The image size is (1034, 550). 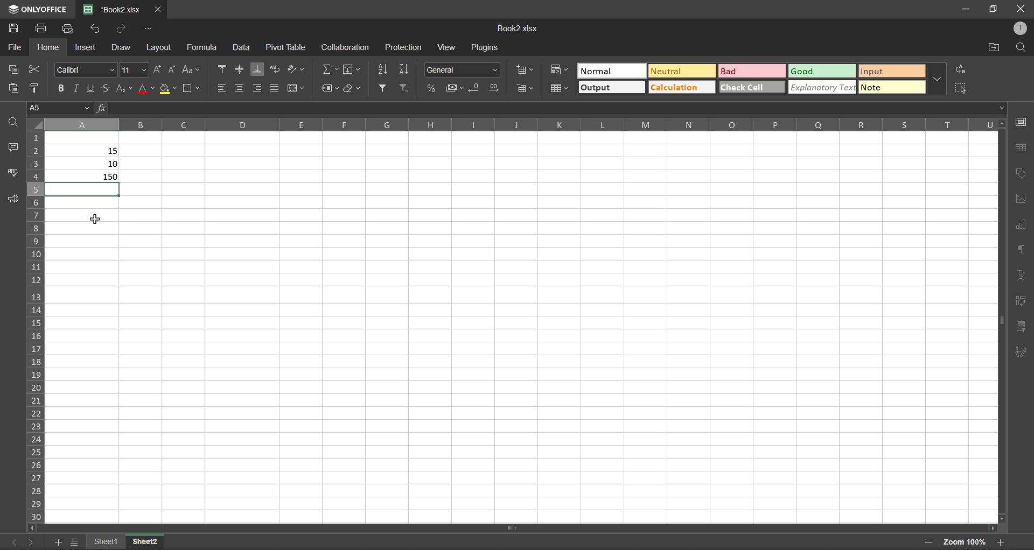 I want to click on strikethrough, so click(x=106, y=87).